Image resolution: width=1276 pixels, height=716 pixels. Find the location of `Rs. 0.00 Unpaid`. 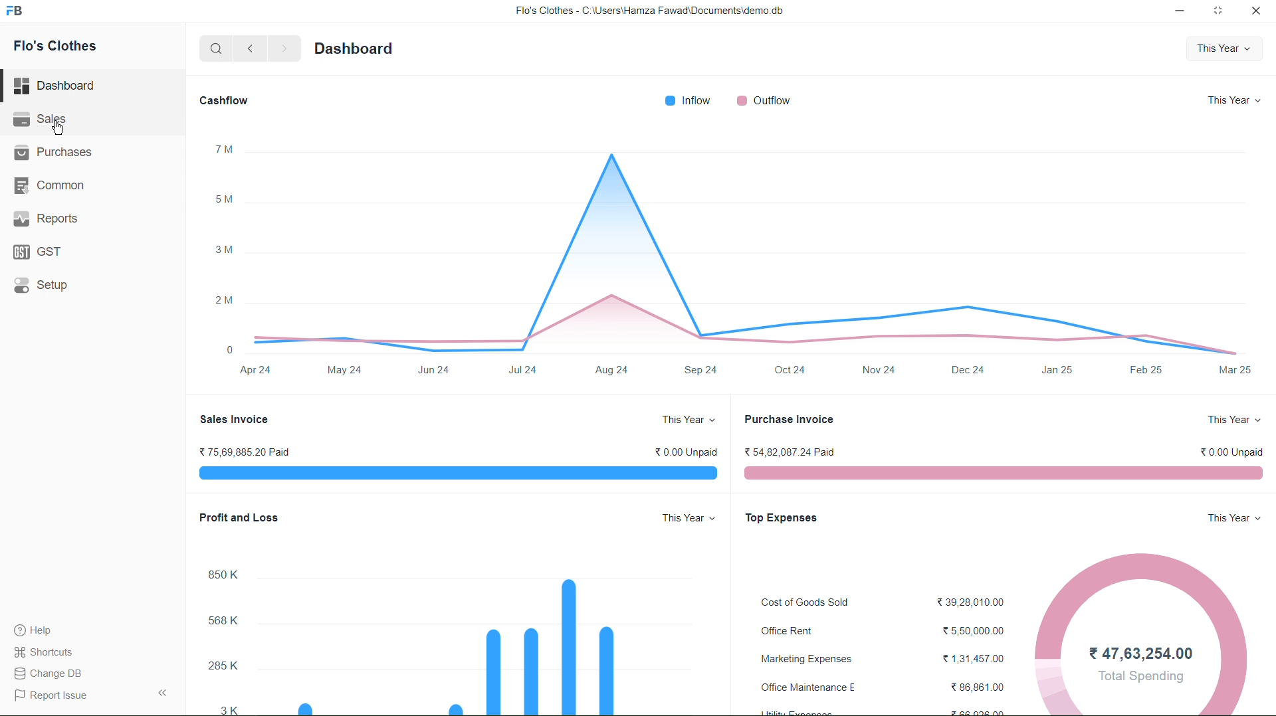

Rs. 0.00 Unpaid is located at coordinates (1225, 450).